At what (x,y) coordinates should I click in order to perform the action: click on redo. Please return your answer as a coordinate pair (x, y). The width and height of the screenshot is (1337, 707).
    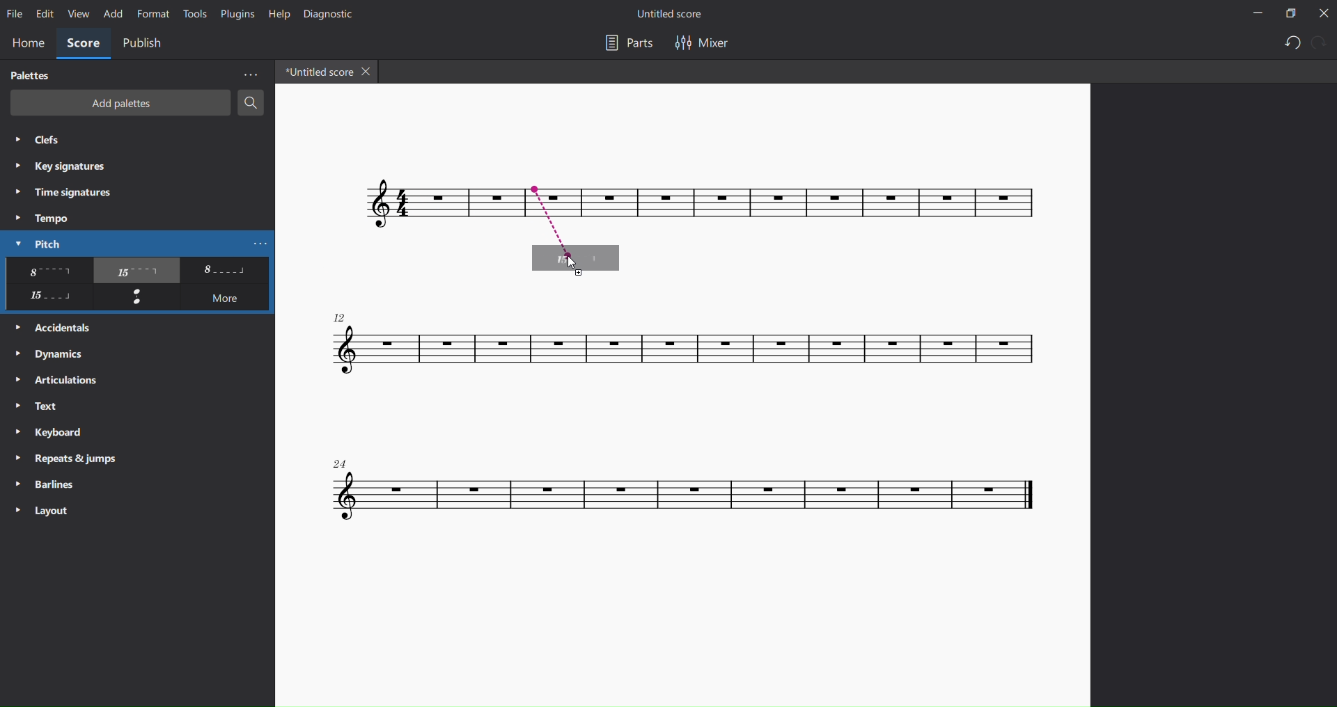
    Looking at the image, I should click on (1321, 42).